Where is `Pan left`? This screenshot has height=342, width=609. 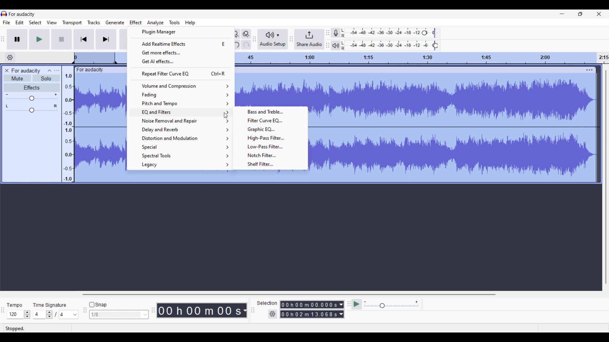 Pan left is located at coordinates (7, 106).